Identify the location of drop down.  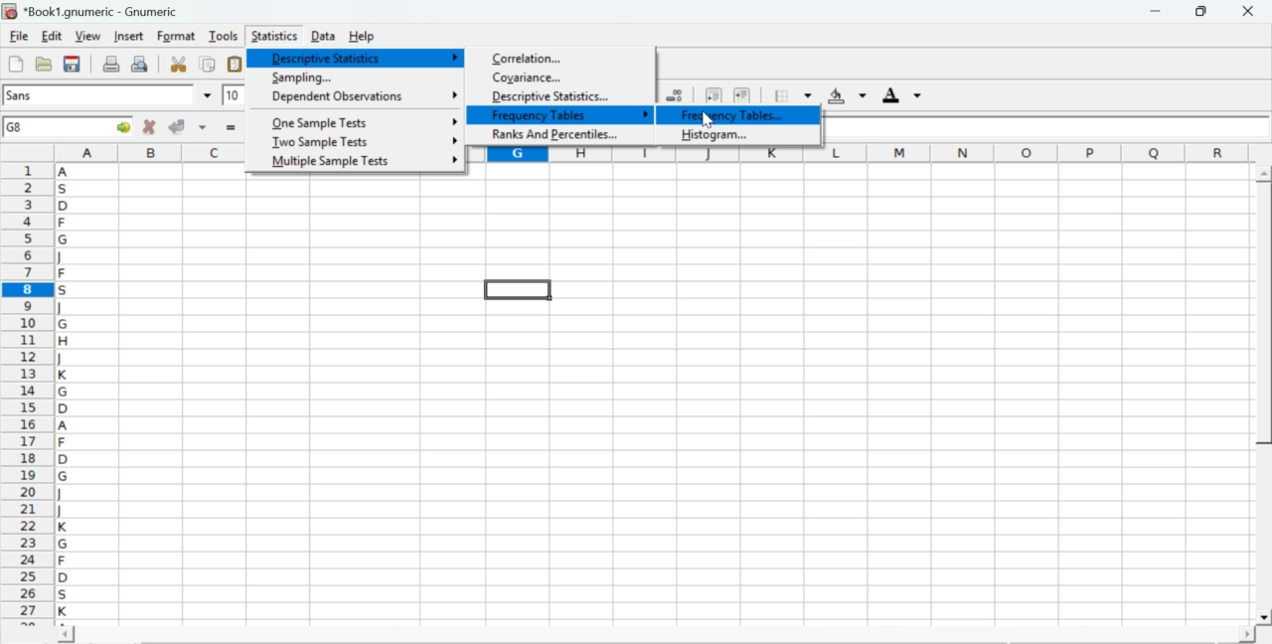
(209, 95).